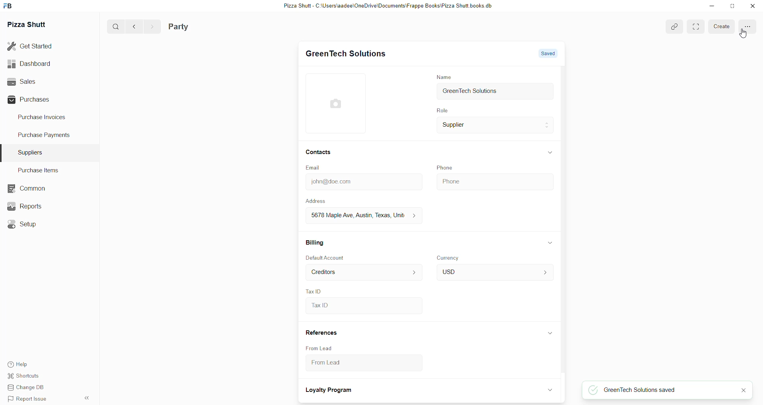  What do you see at coordinates (363, 306) in the screenshot?
I see `Tax ID` at bounding box center [363, 306].